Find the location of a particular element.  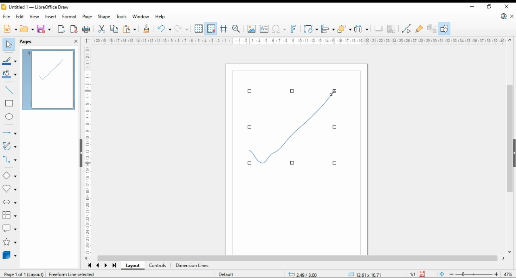

line color is located at coordinates (10, 61).